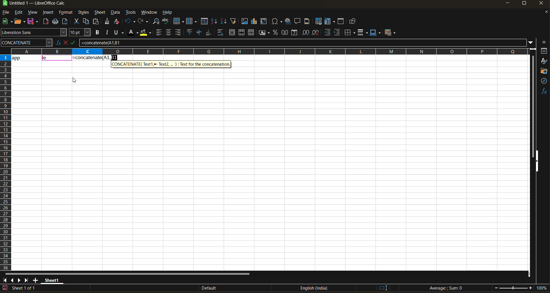  Describe the element at coordinates (7, 22) in the screenshot. I see `new` at that location.